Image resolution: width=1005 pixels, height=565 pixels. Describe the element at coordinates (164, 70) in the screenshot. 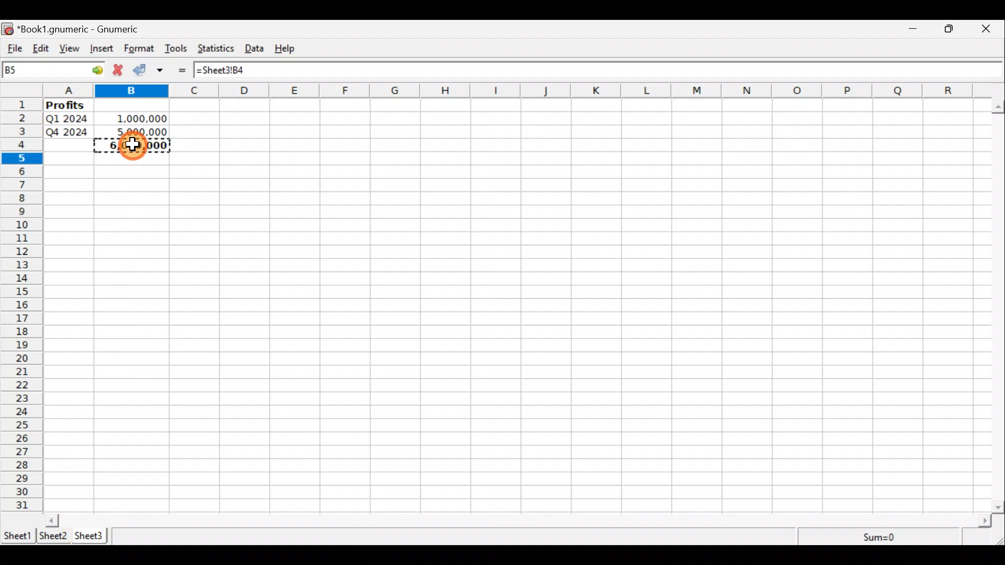

I see `Accept change in multiple cells` at that location.